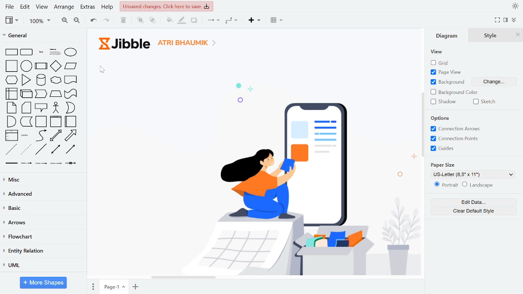  Describe the element at coordinates (11, 107) in the screenshot. I see `general shapes` at that location.